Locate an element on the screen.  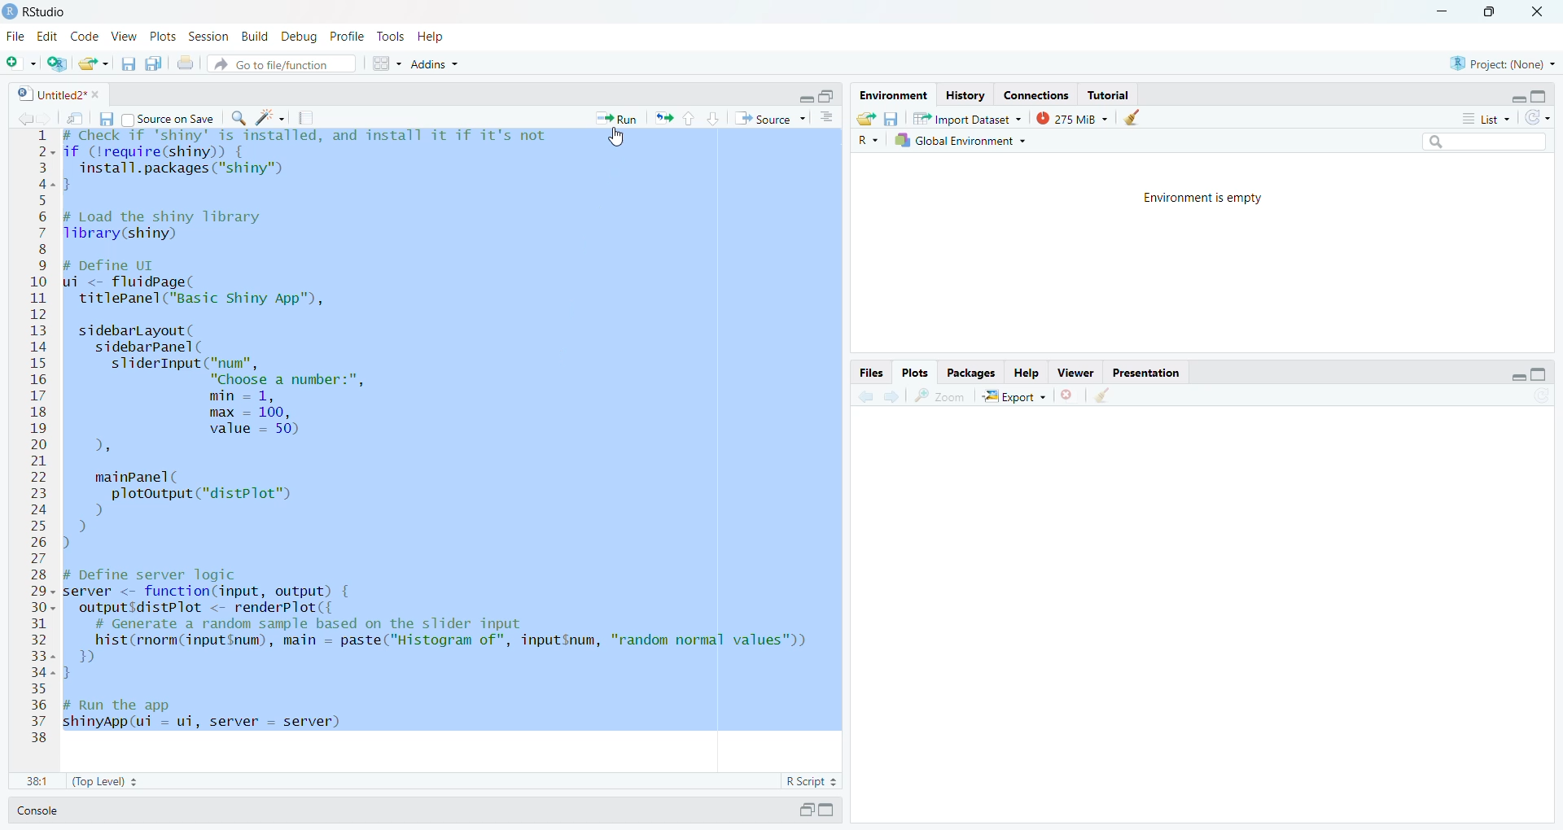
close is located at coordinates (99, 94).